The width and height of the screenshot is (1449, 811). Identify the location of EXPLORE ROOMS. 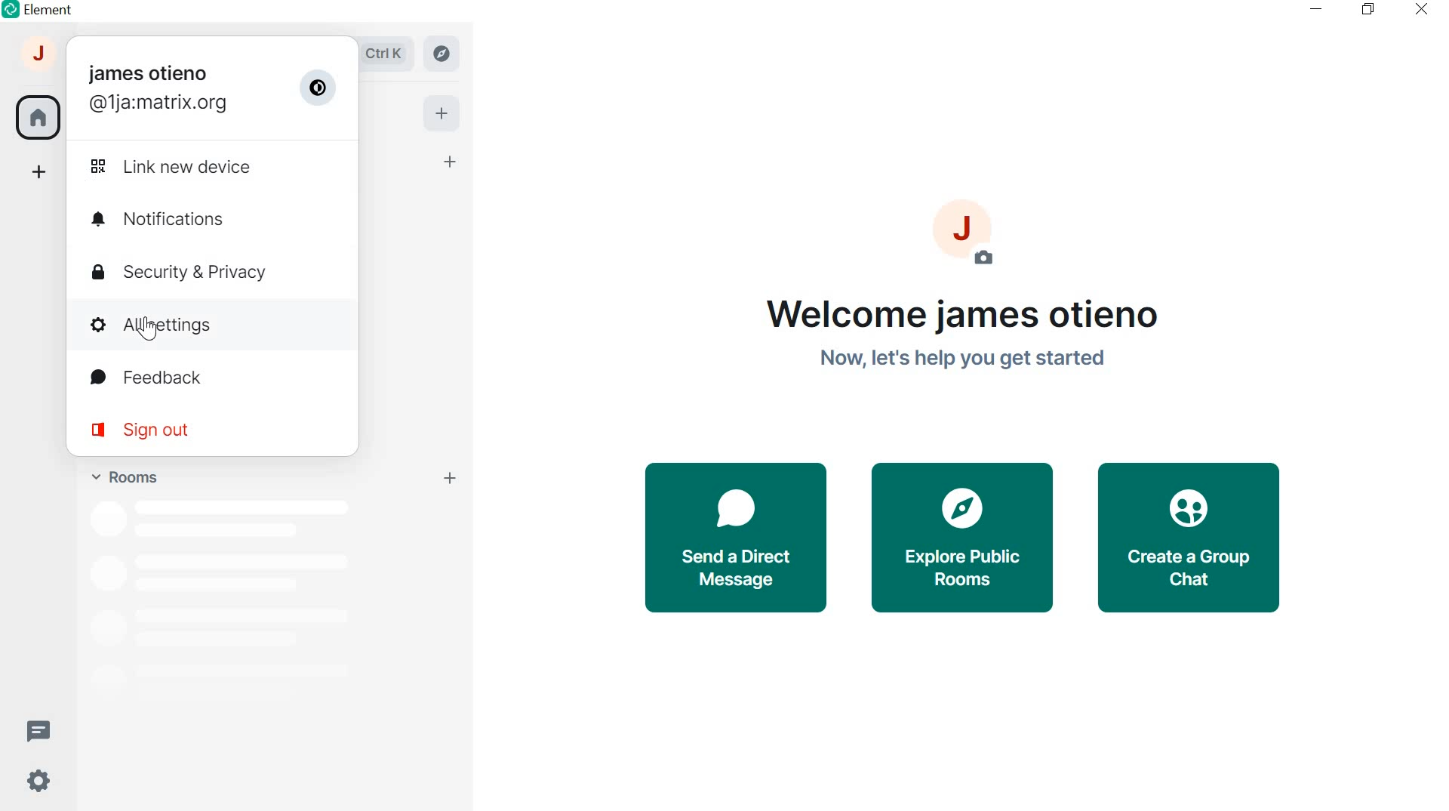
(443, 54).